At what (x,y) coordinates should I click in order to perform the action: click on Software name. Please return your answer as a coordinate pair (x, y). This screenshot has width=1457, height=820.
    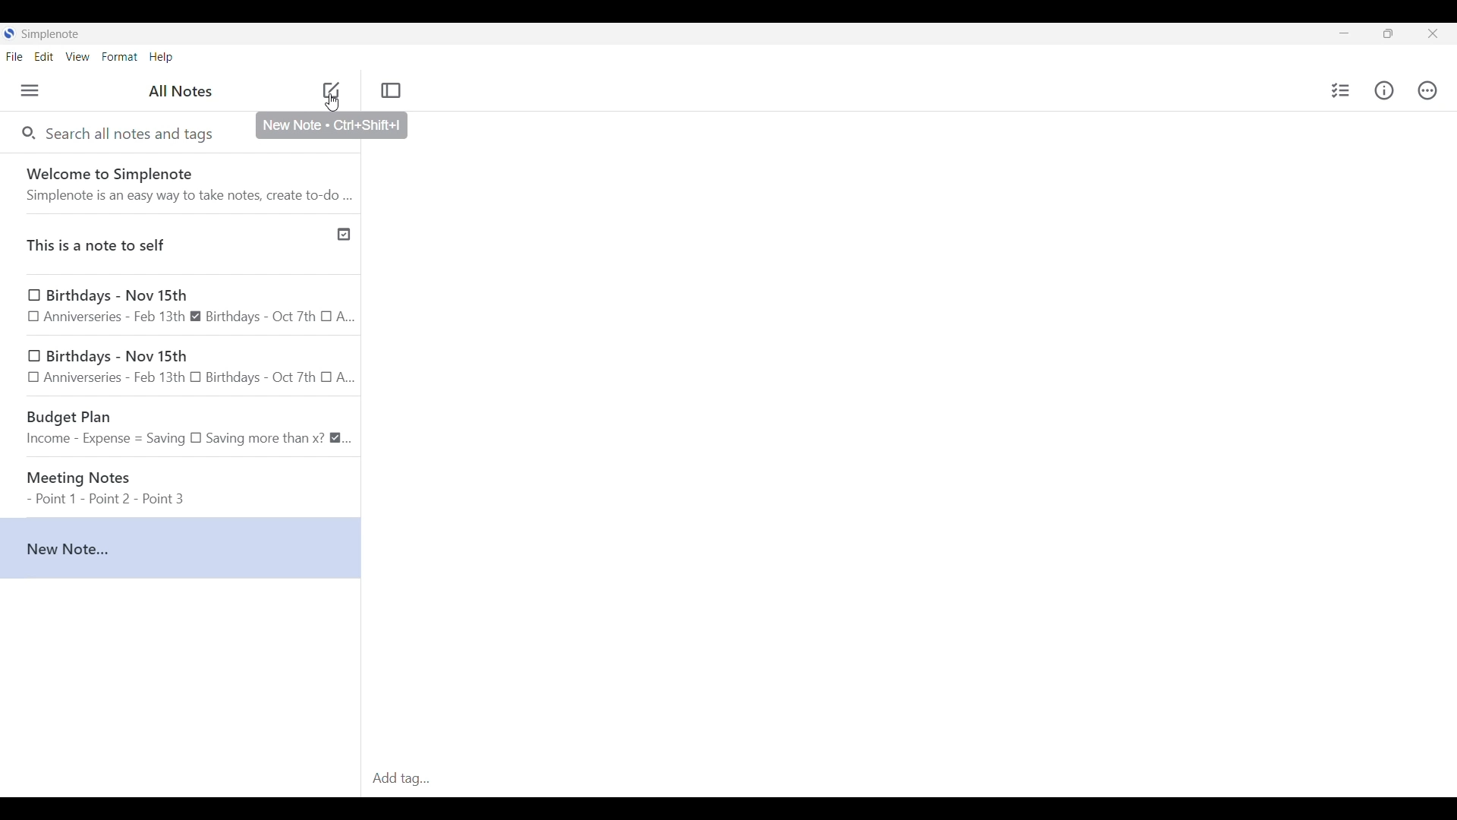
    Looking at the image, I should click on (51, 34).